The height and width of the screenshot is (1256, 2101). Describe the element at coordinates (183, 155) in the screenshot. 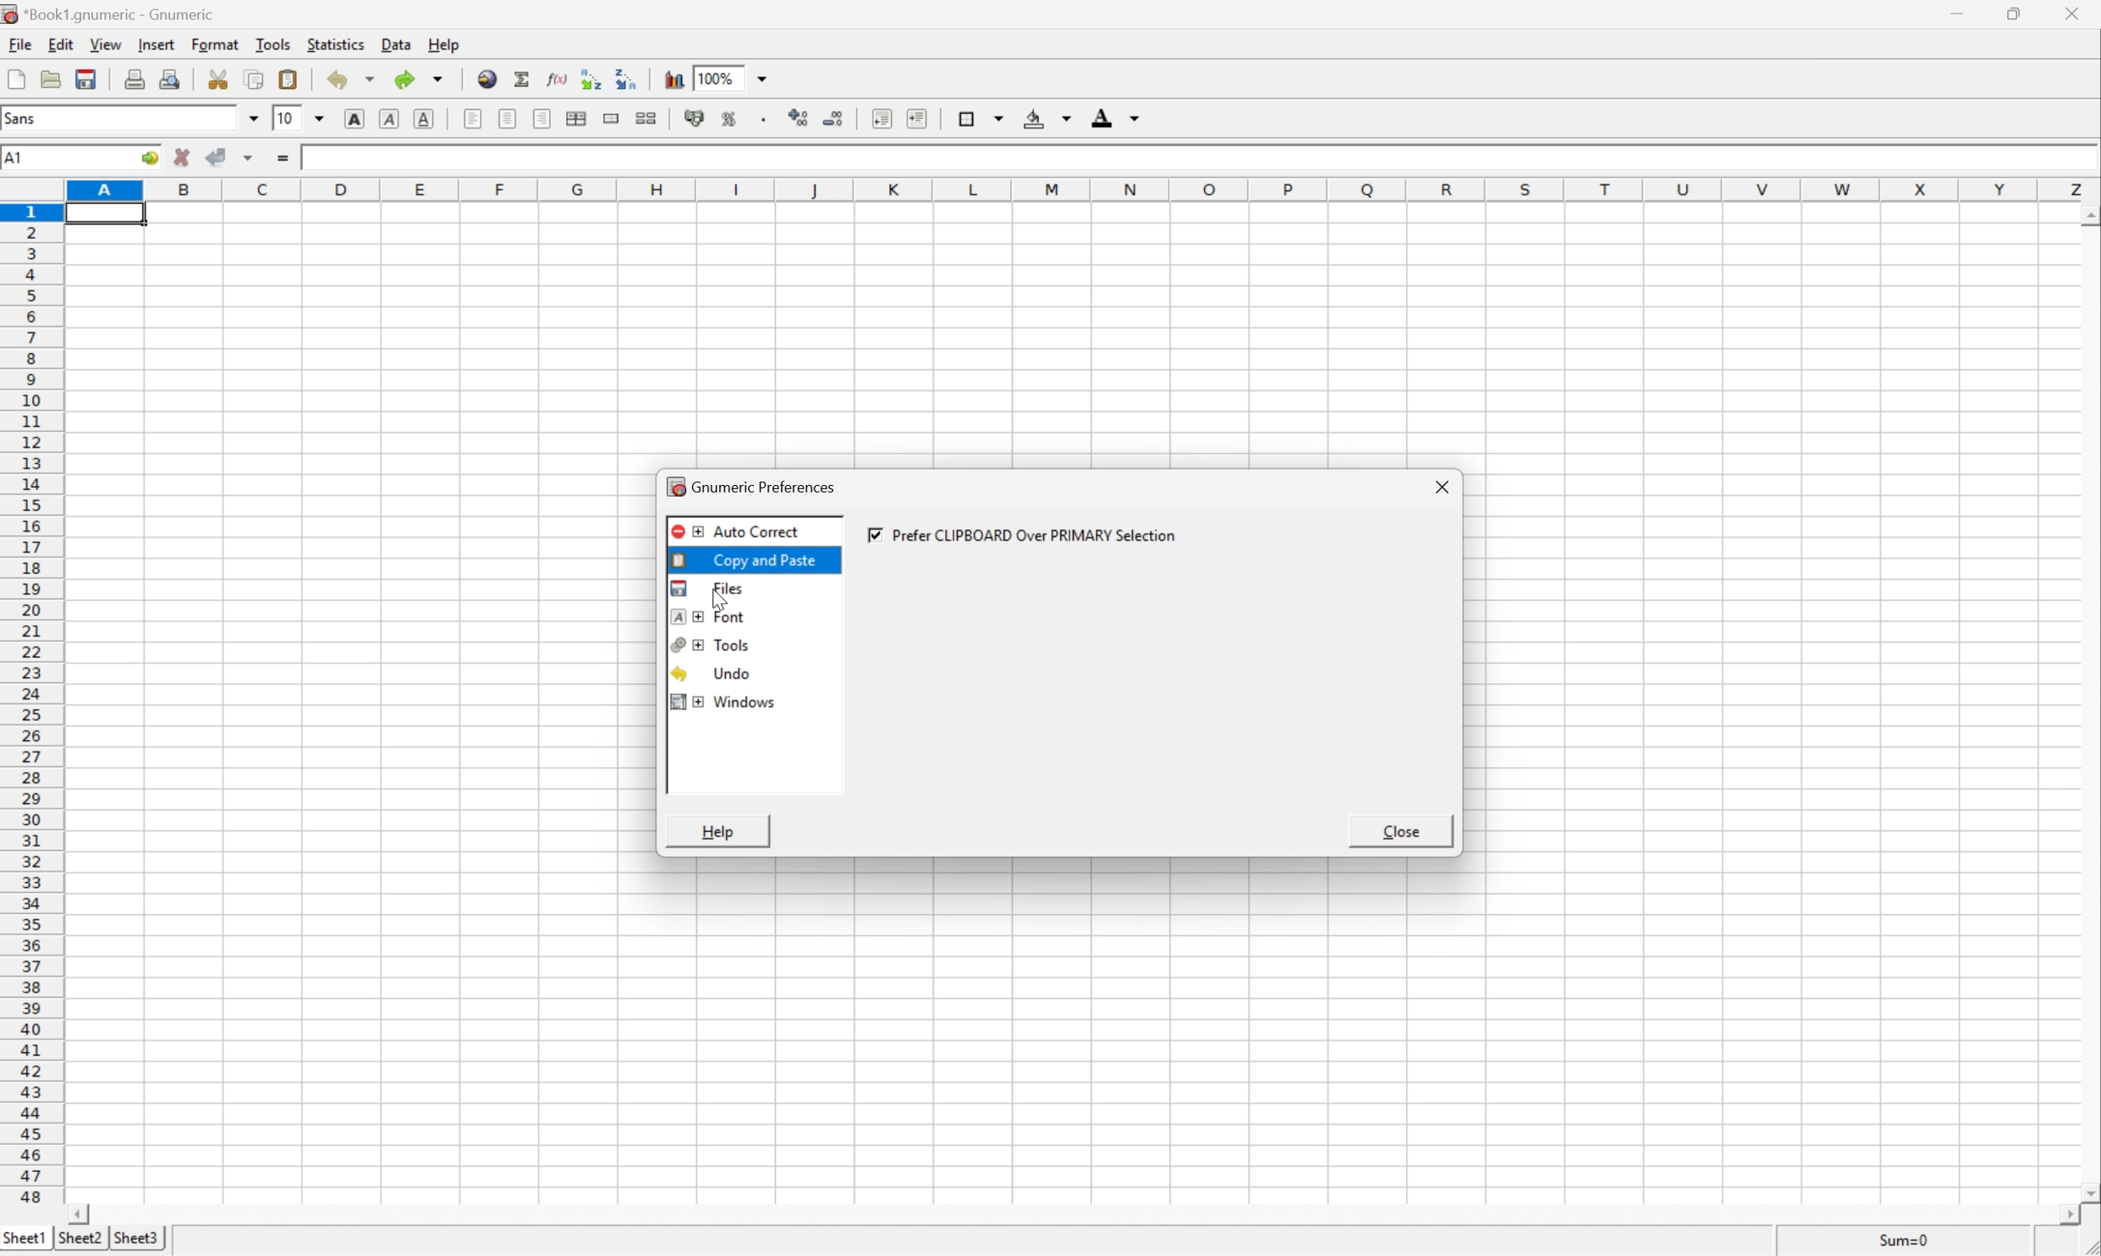

I see `cancel selection` at that location.